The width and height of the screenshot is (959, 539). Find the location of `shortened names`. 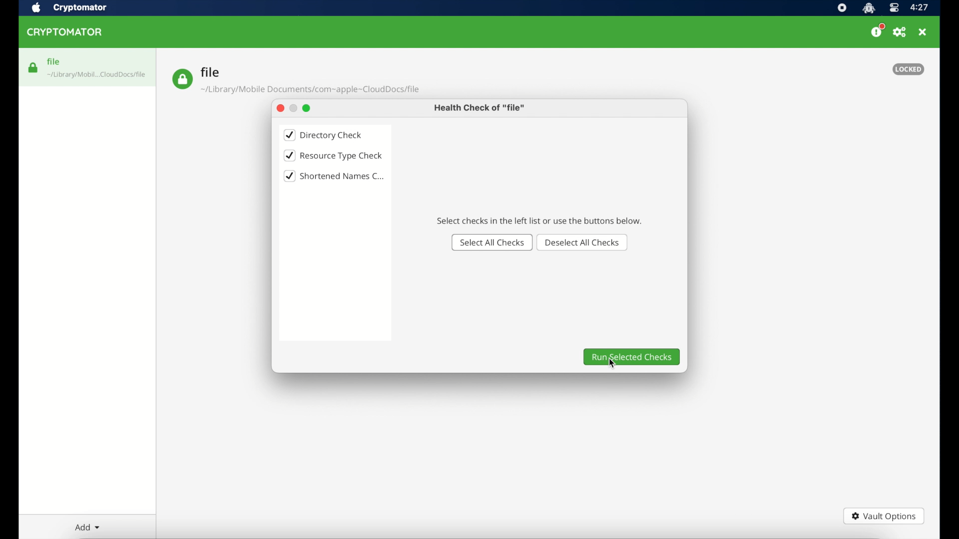

shortened names is located at coordinates (335, 176).